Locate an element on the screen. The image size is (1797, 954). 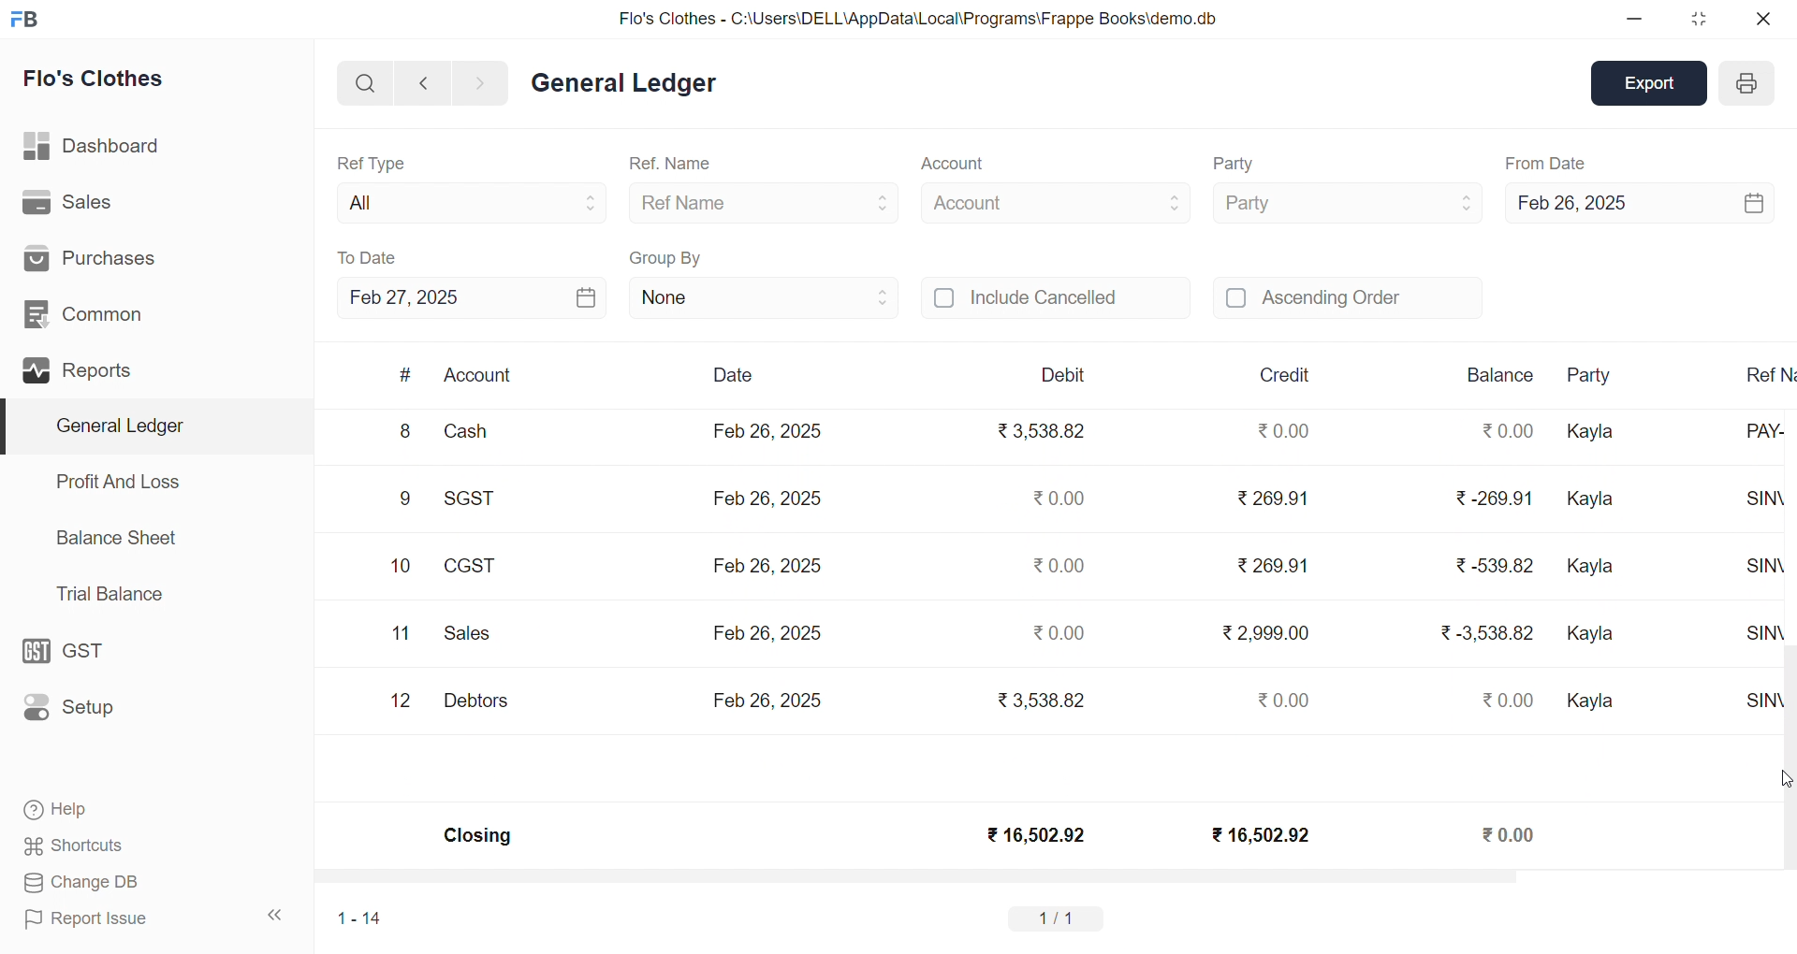
Closing is located at coordinates (479, 838).